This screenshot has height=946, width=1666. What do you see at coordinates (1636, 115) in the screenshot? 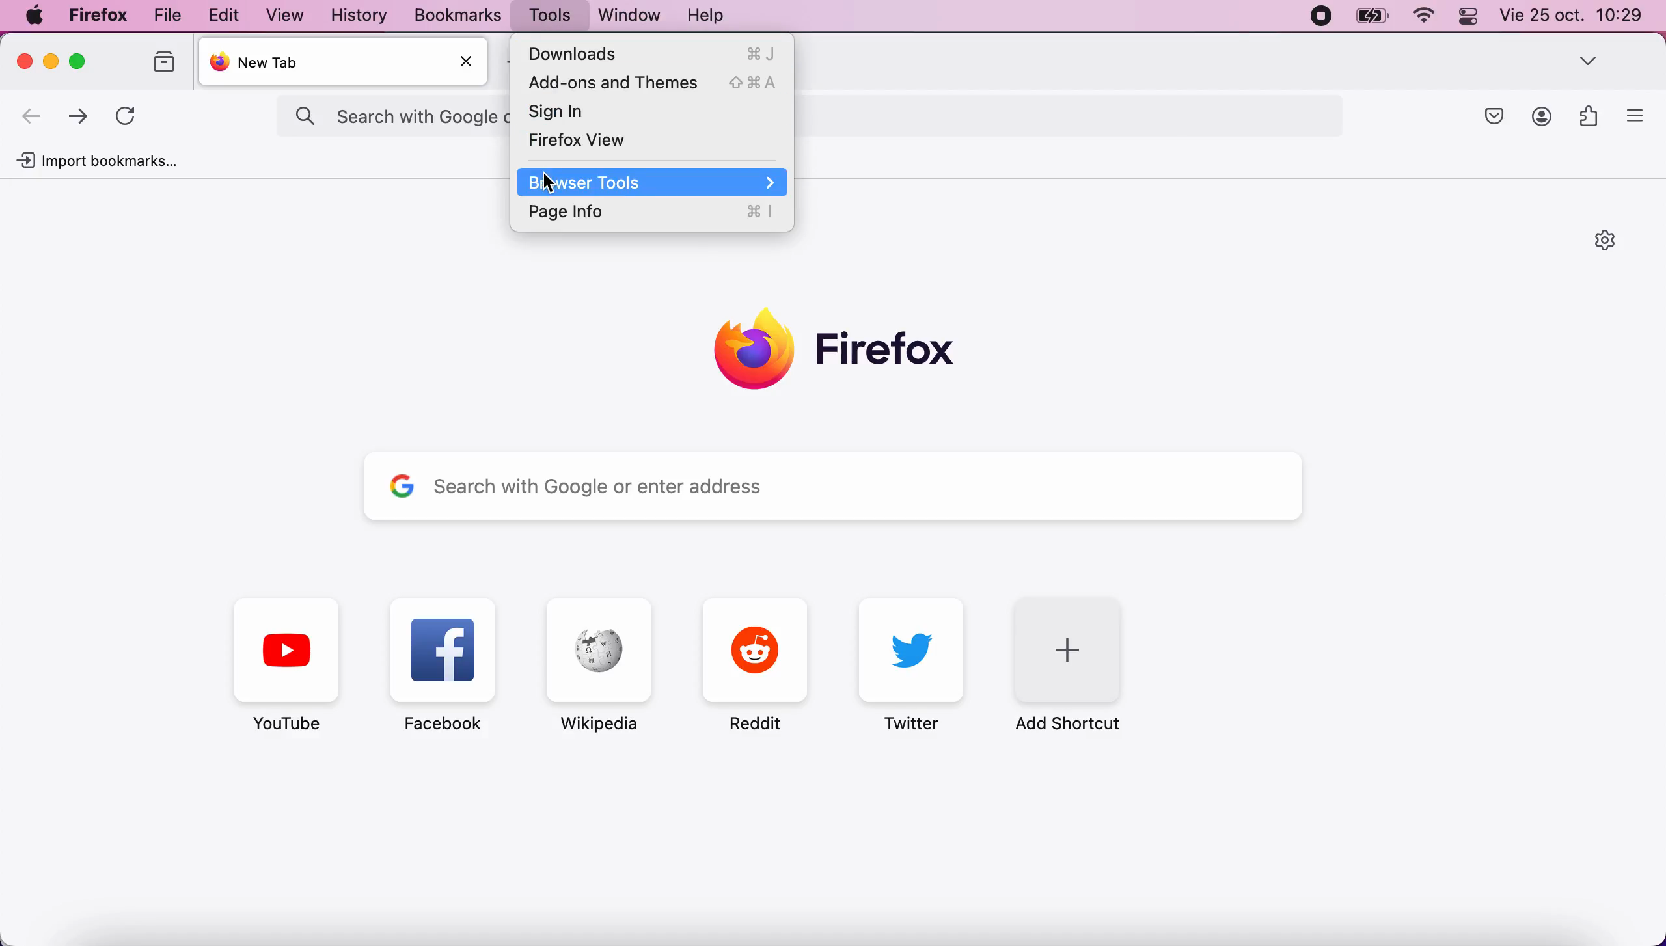
I see `More option` at bounding box center [1636, 115].